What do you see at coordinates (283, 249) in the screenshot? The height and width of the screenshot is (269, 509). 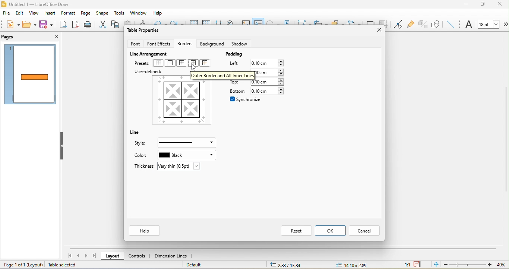 I see `horizontal scroll bar` at bounding box center [283, 249].